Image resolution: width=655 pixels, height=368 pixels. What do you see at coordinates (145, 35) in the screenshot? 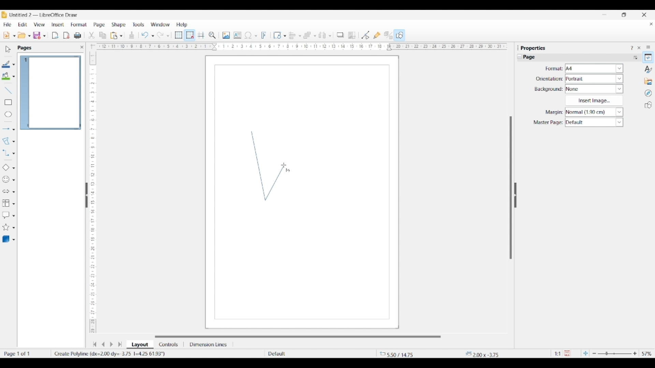
I see `Undo last action done` at bounding box center [145, 35].